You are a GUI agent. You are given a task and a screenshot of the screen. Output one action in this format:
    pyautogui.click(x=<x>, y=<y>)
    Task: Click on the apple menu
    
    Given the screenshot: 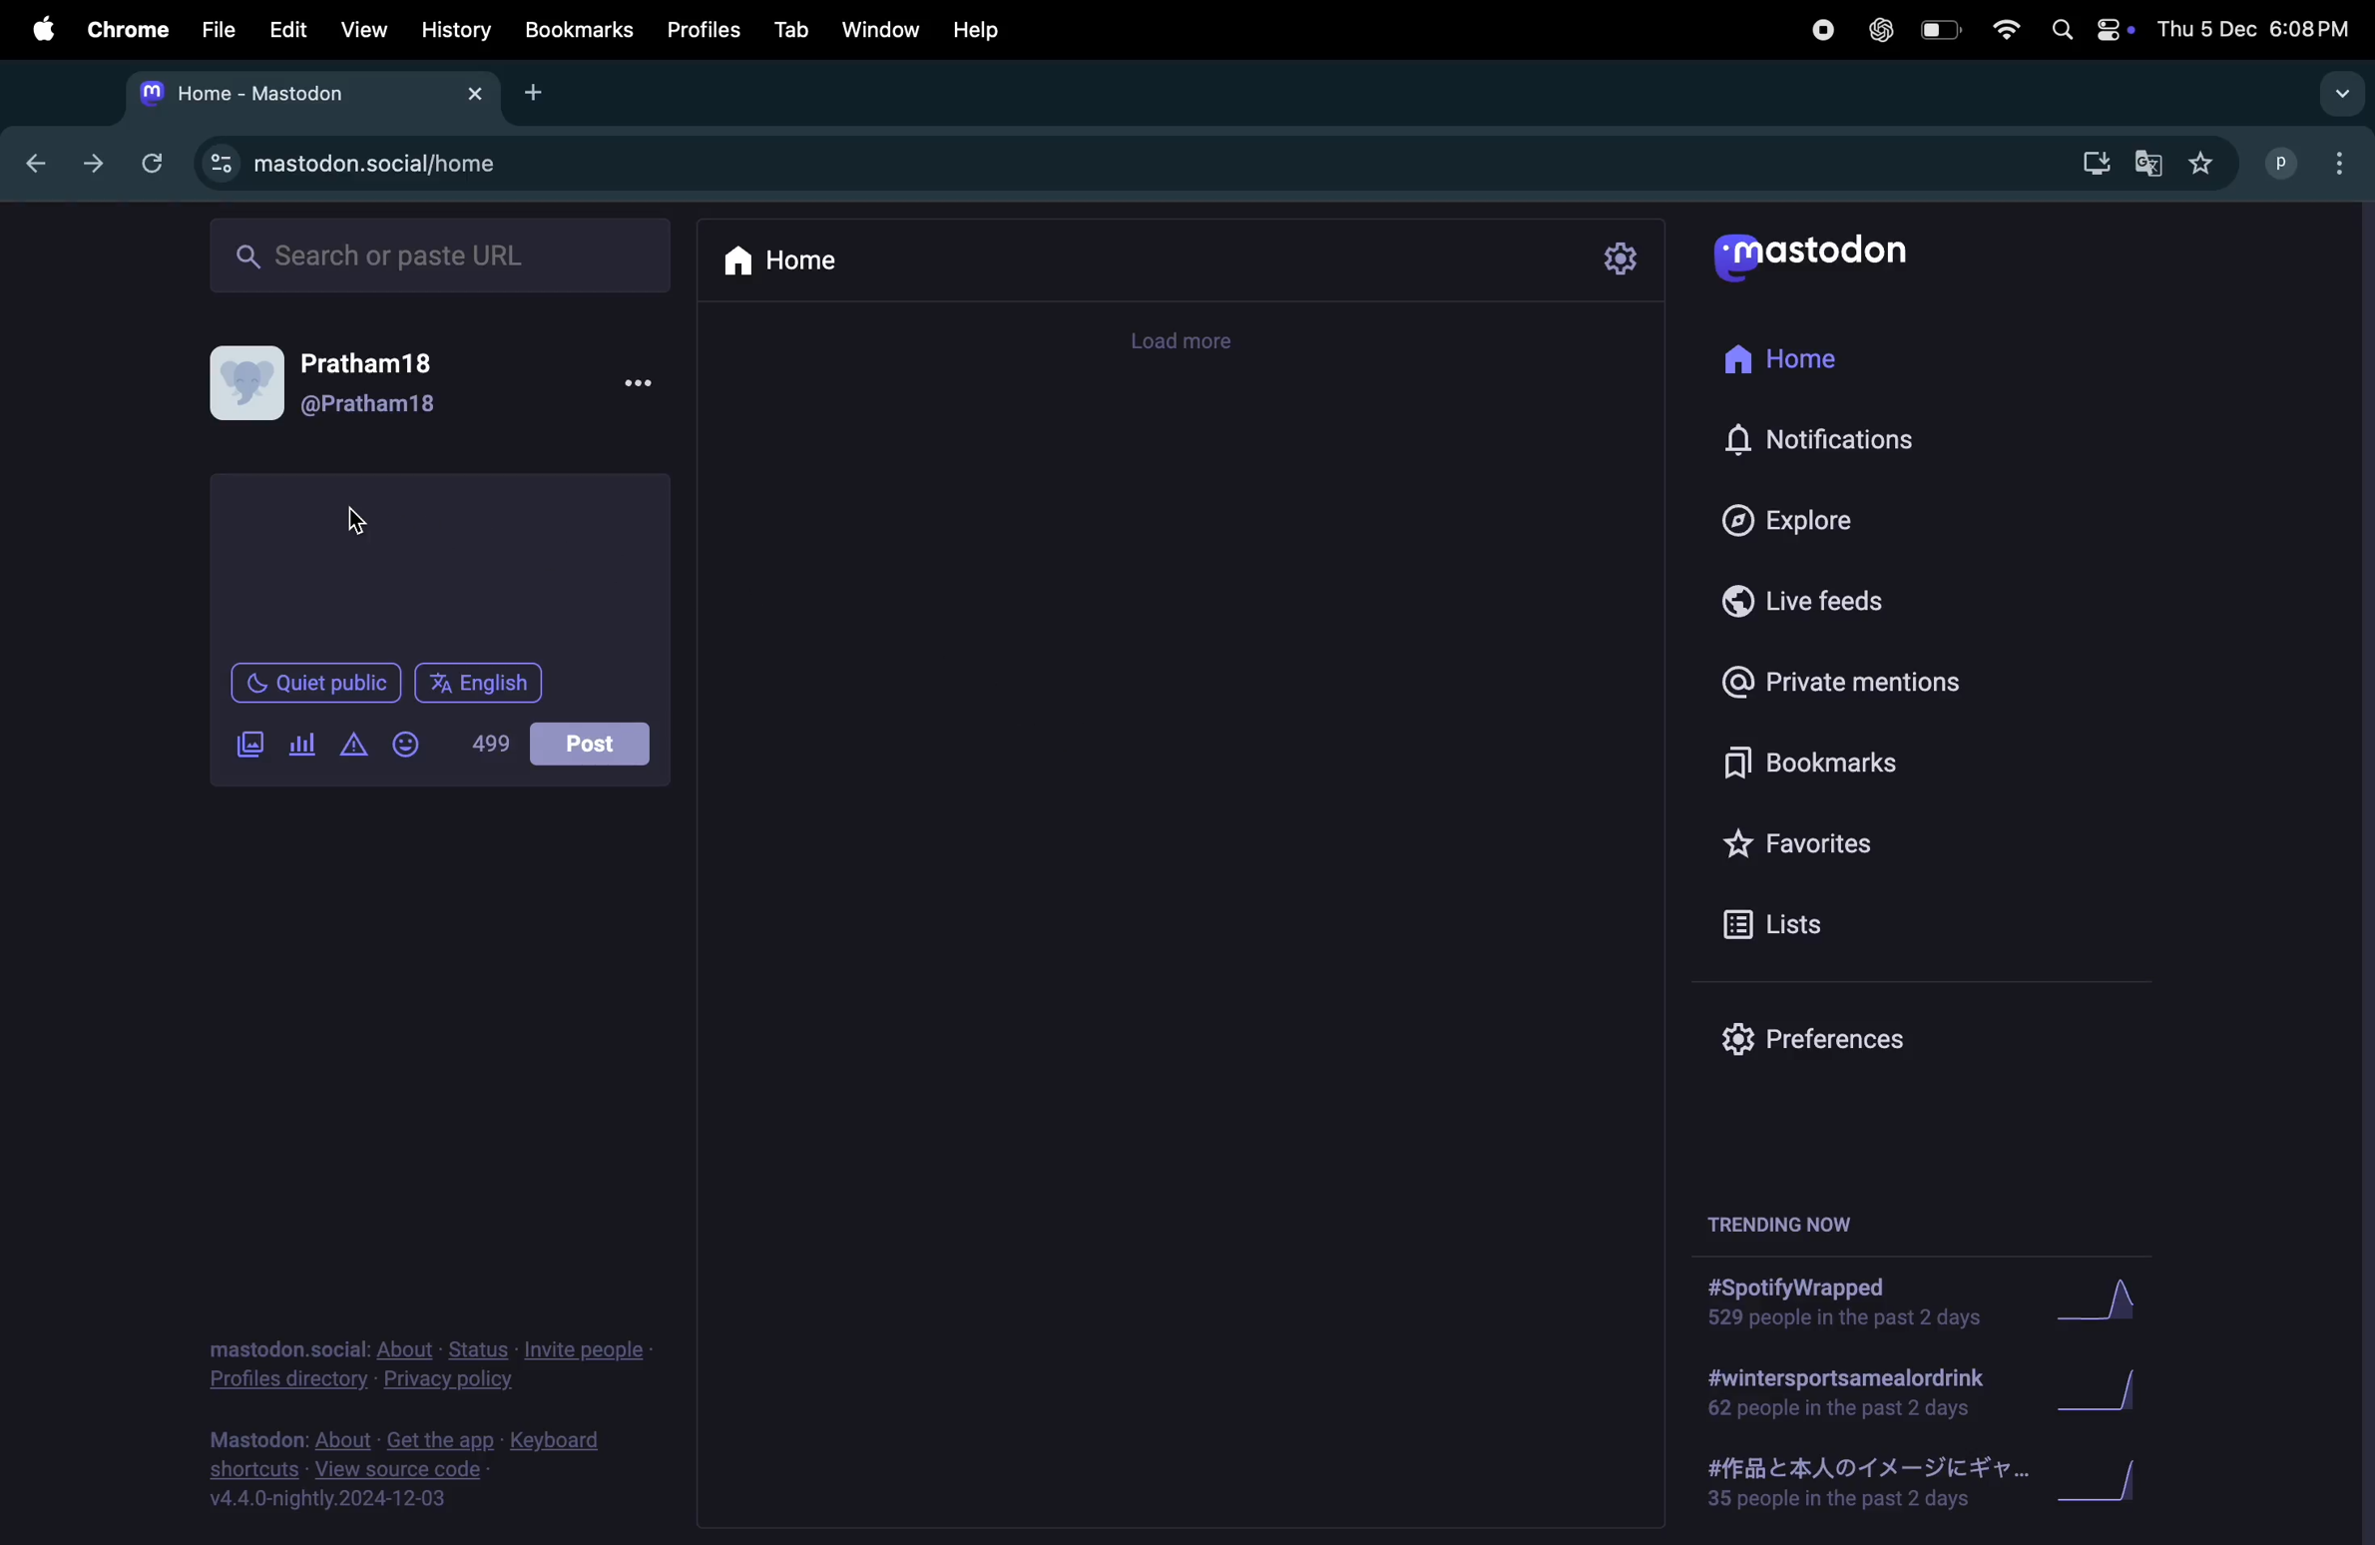 What is the action you would take?
    pyautogui.click(x=41, y=29)
    